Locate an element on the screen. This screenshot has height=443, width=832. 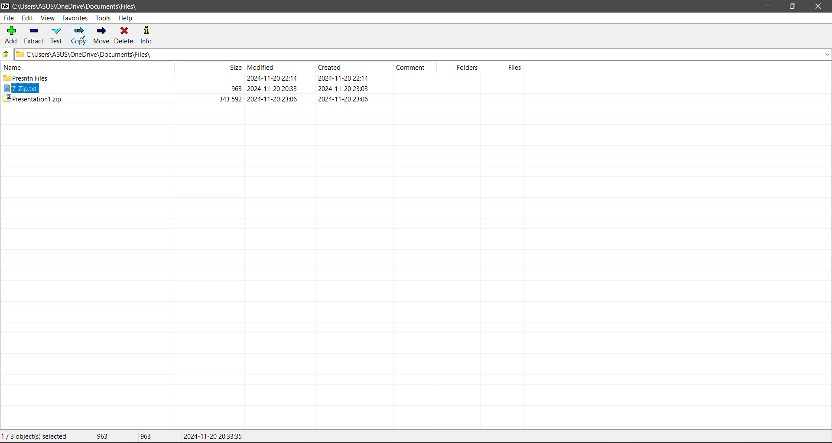
Files is located at coordinates (505, 72).